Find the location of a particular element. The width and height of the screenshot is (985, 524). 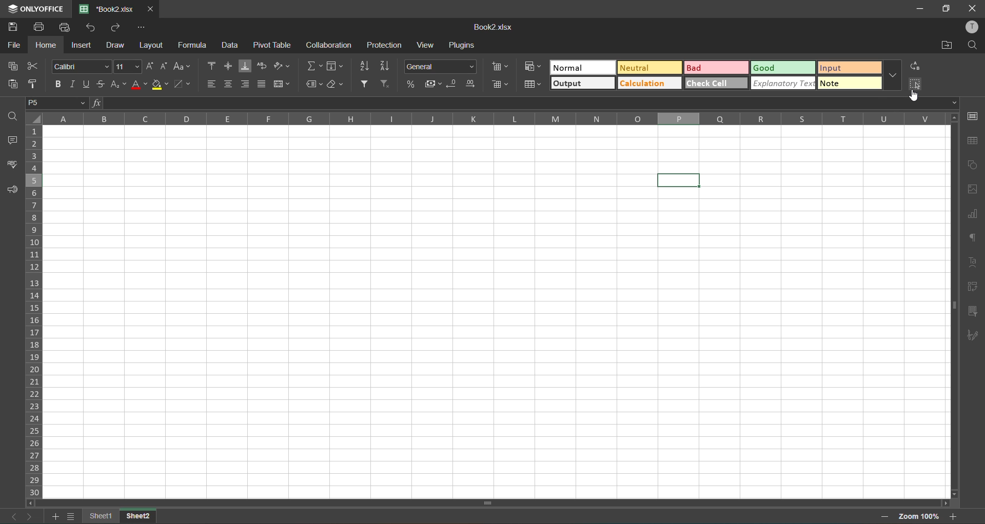

redo is located at coordinates (117, 29).